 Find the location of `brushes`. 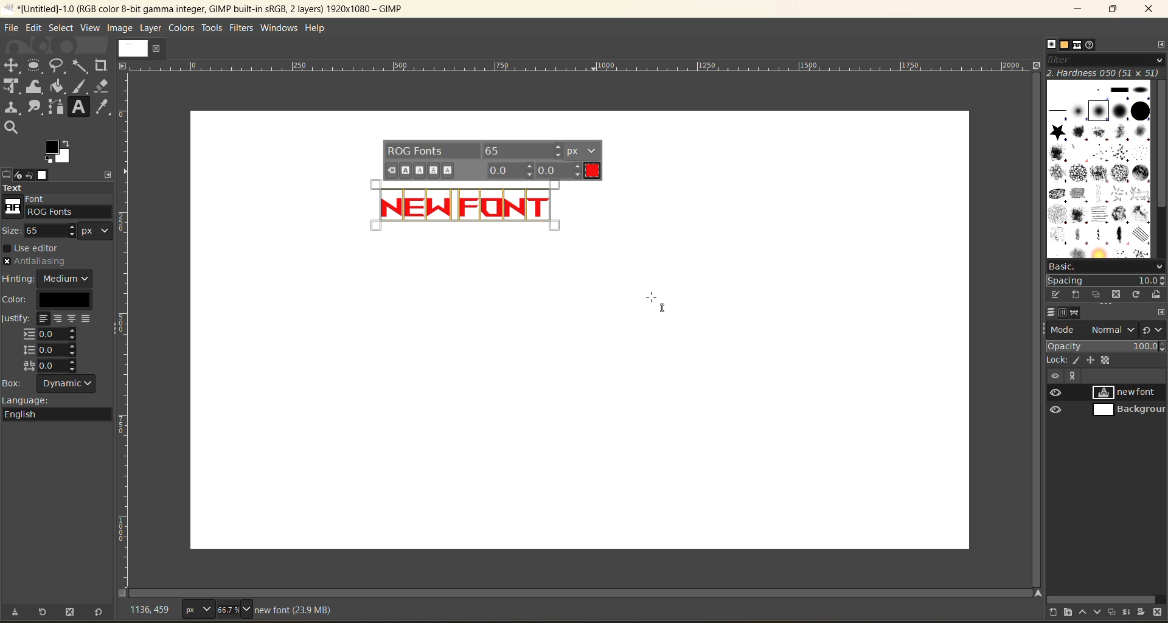

brushes is located at coordinates (1099, 171).